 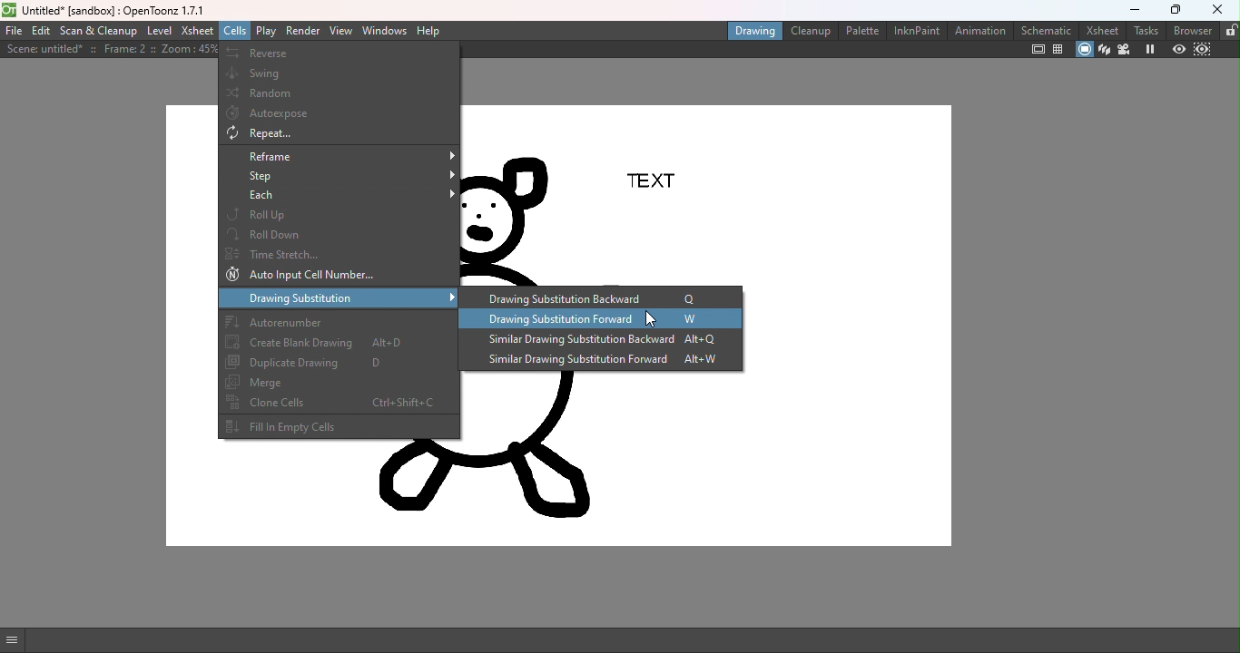 What do you see at coordinates (1149, 49) in the screenshot?
I see `Freeze` at bounding box center [1149, 49].